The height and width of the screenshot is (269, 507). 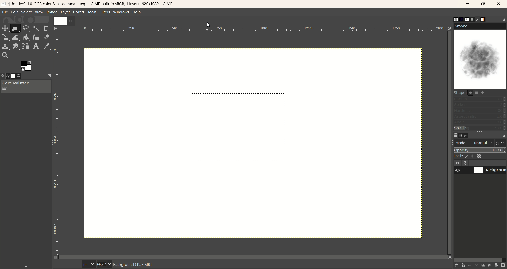 I want to click on spacing, so click(x=480, y=129).